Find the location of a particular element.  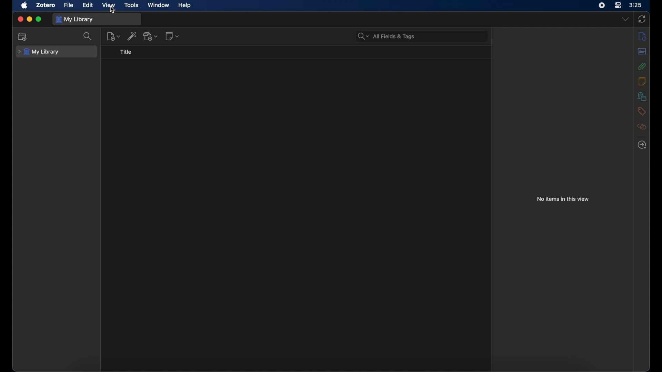

attachments is located at coordinates (642, 66).